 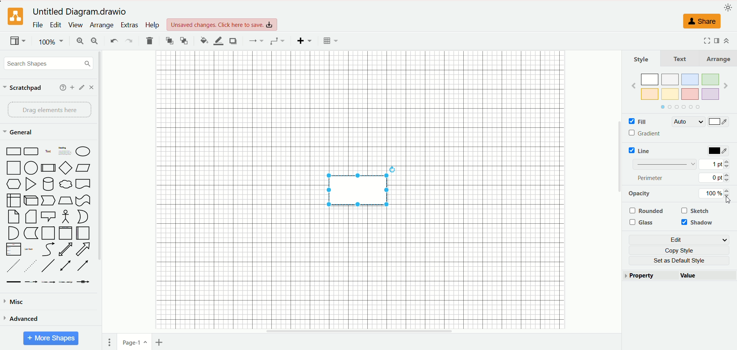 I want to click on sketch, so click(x=696, y=210).